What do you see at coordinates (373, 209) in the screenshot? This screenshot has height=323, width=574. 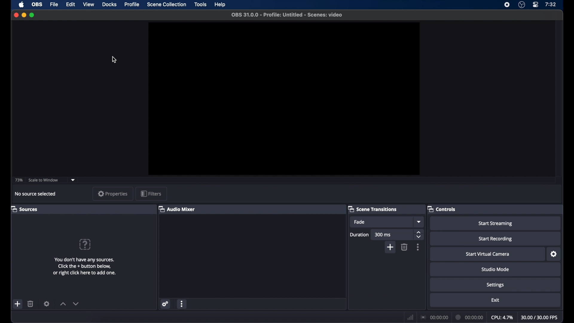 I see `scene transitions` at bounding box center [373, 209].